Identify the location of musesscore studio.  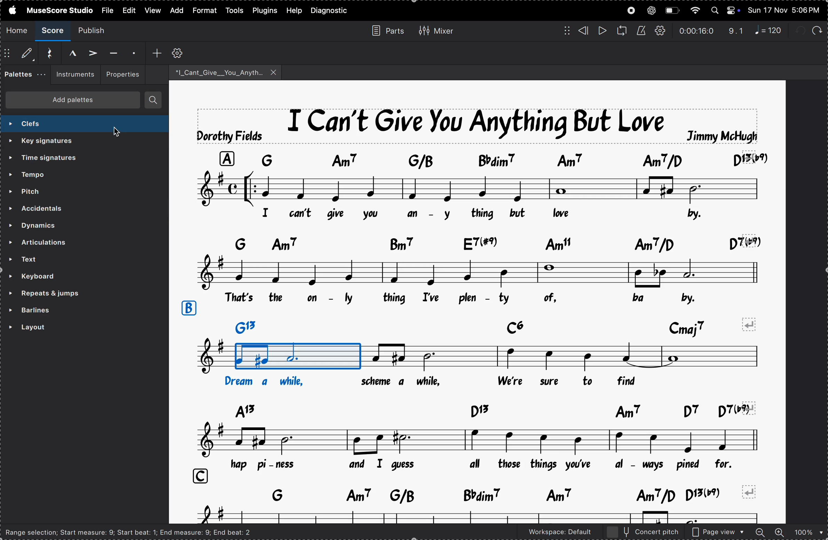
(59, 10).